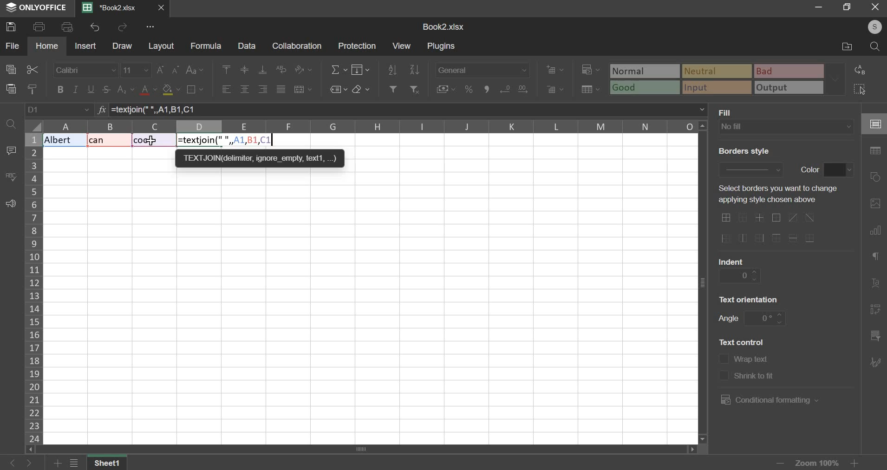  What do you see at coordinates (33, 89) in the screenshot?
I see `copy style` at bounding box center [33, 89].